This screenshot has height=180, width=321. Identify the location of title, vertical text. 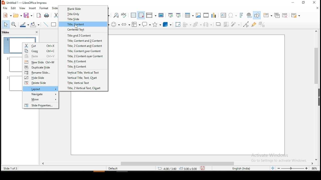
(84, 82).